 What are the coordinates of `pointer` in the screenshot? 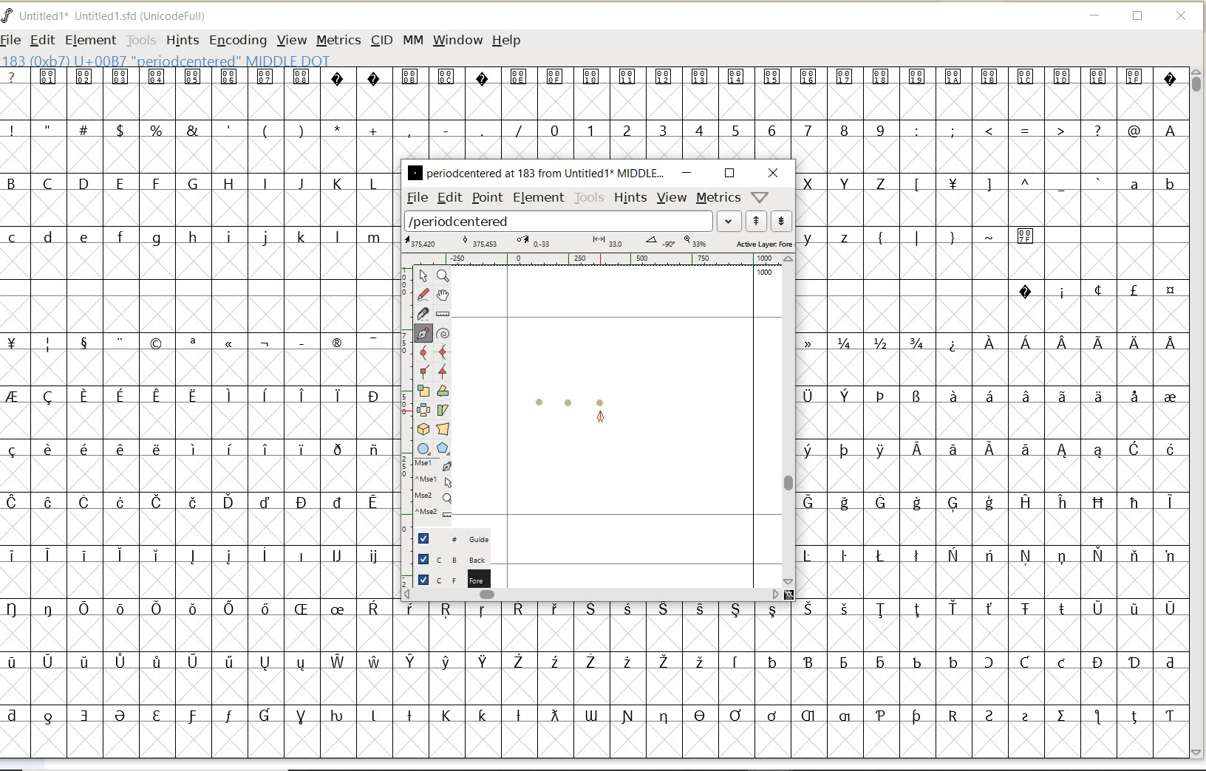 It's located at (423, 276).